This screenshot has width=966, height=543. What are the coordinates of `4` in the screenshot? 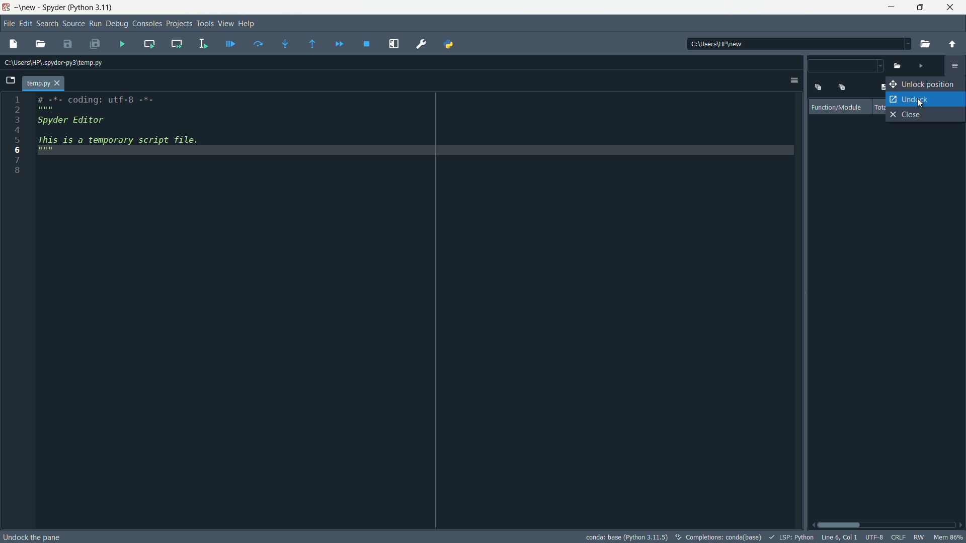 It's located at (17, 129).